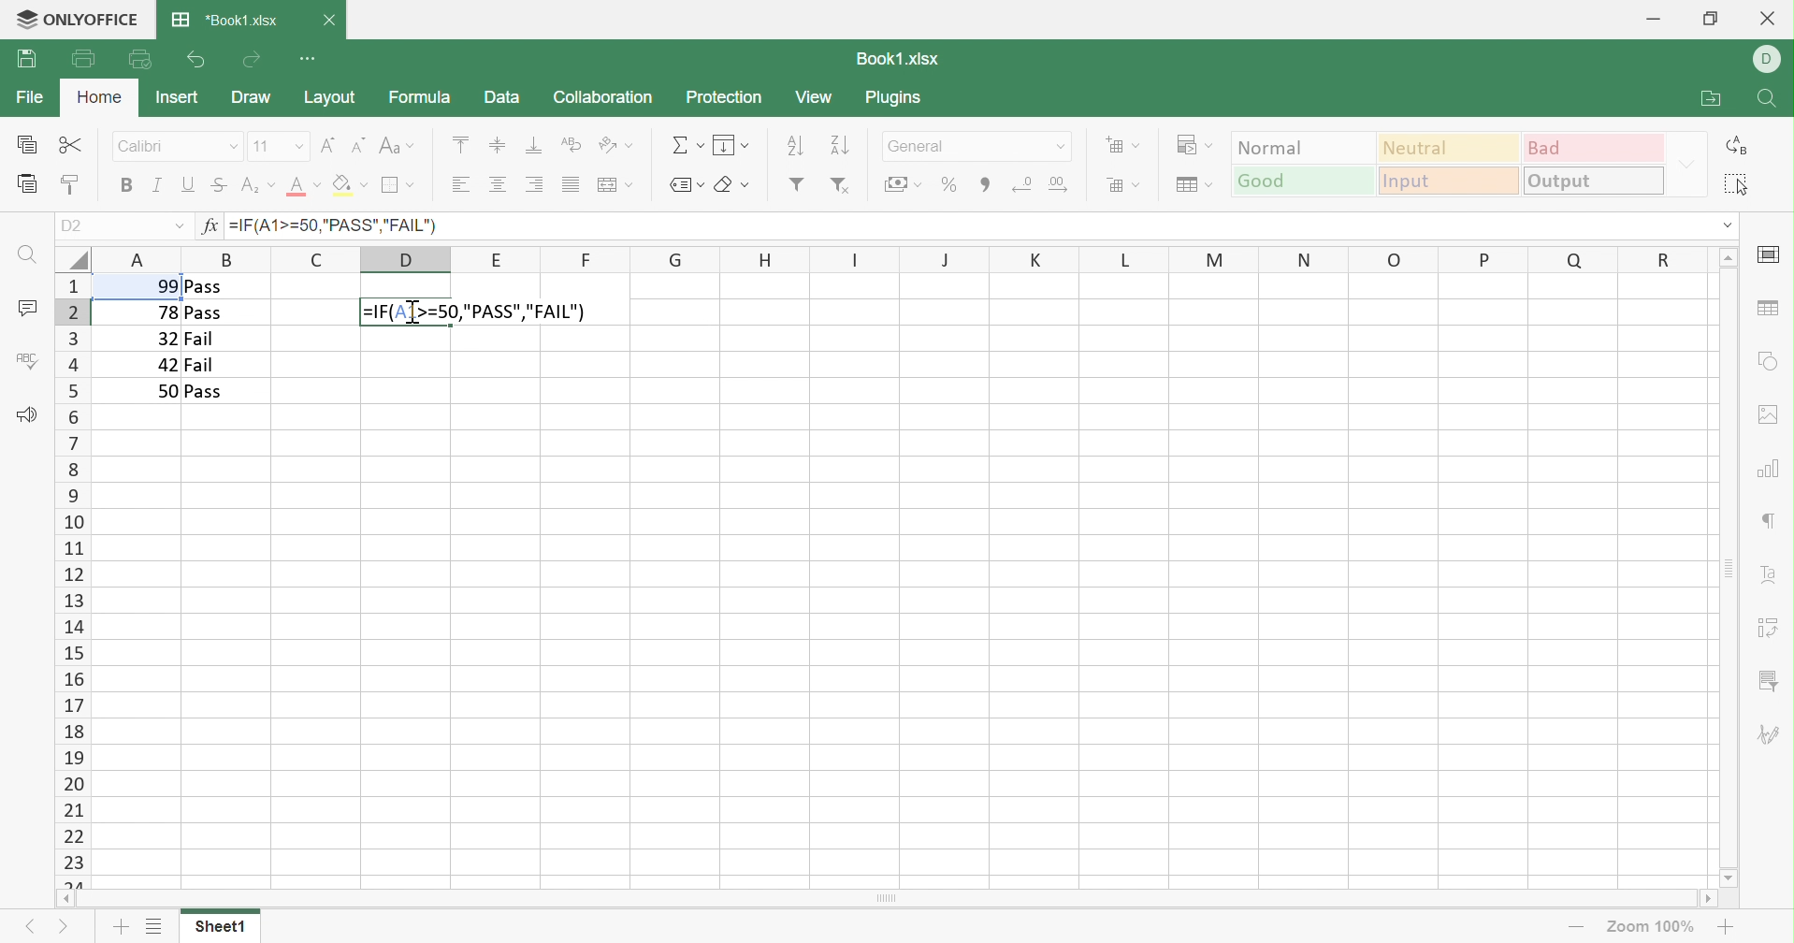 This screenshot has width=1794, height=943. I want to click on Fail, so click(202, 365).